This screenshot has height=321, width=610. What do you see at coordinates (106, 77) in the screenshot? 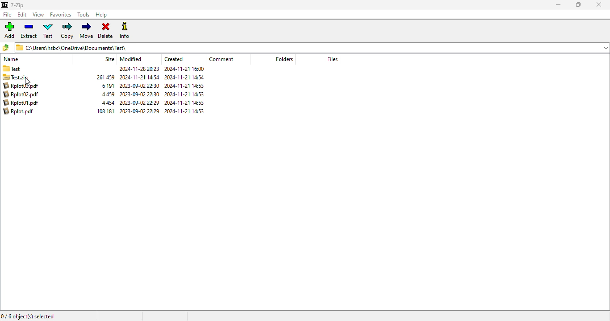
I see `261 459` at bounding box center [106, 77].